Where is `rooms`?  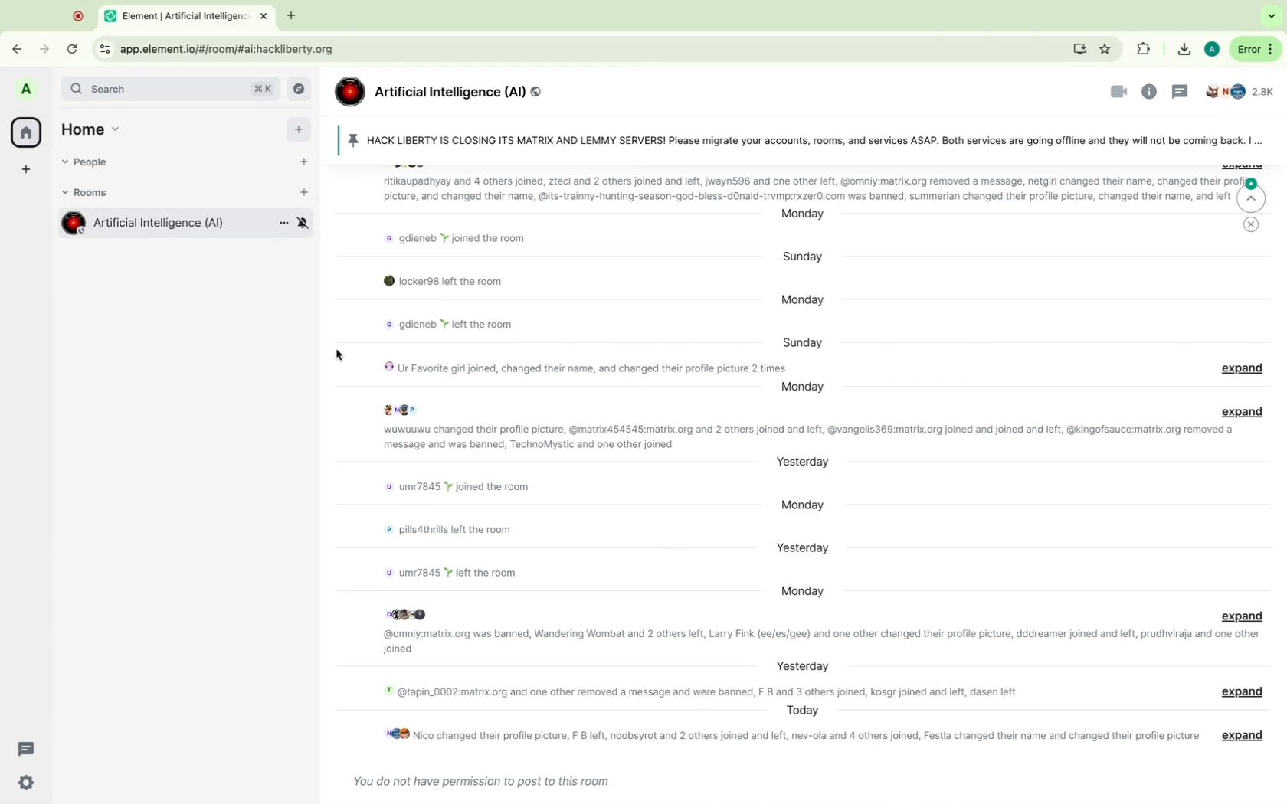 rooms is located at coordinates (100, 194).